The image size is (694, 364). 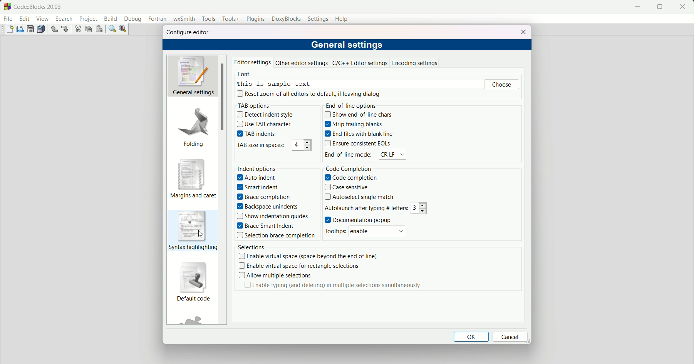 I want to click on default code, so click(x=193, y=282).